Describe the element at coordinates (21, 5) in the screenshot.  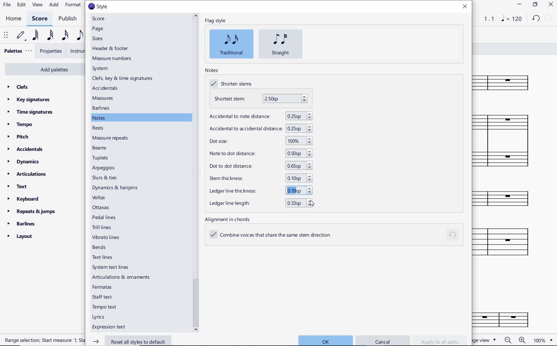
I see `edit` at that location.